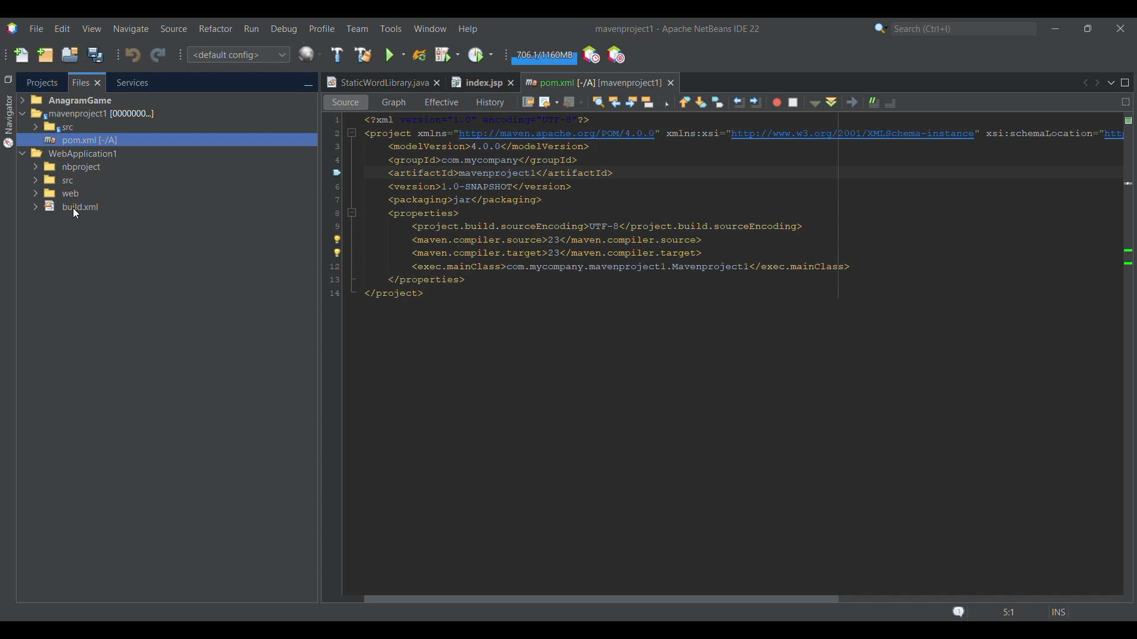  Describe the element at coordinates (447, 54) in the screenshot. I see `Debug main project` at that location.